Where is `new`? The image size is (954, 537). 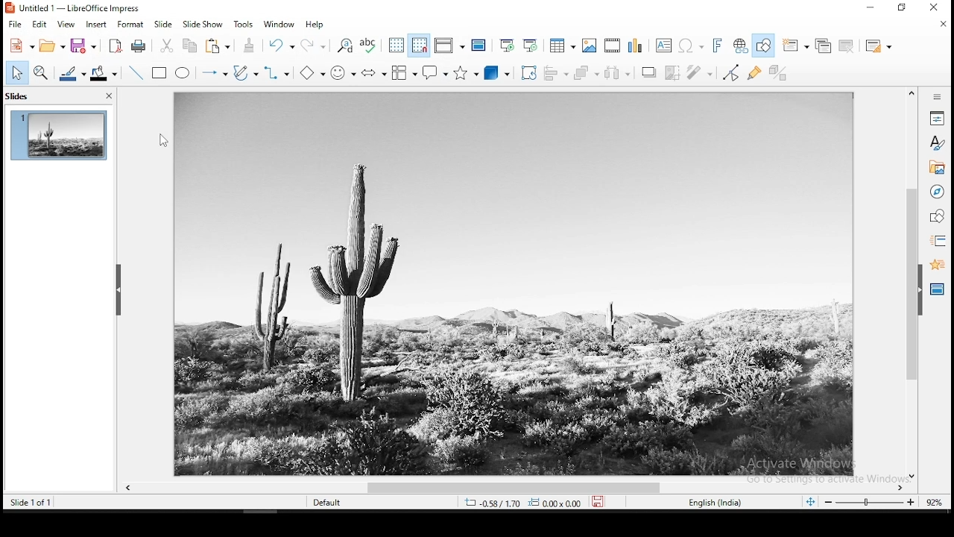 new is located at coordinates (19, 46).